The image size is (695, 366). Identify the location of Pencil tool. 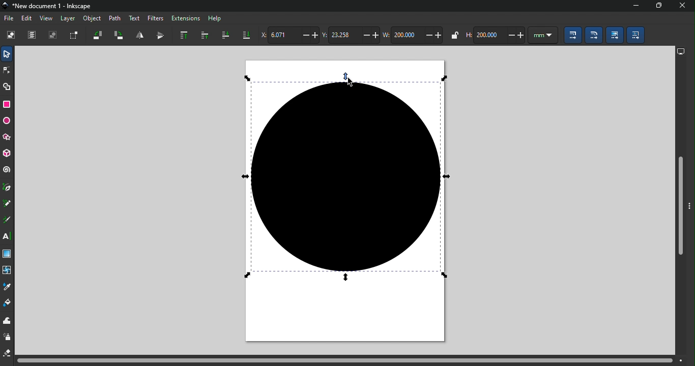
(8, 205).